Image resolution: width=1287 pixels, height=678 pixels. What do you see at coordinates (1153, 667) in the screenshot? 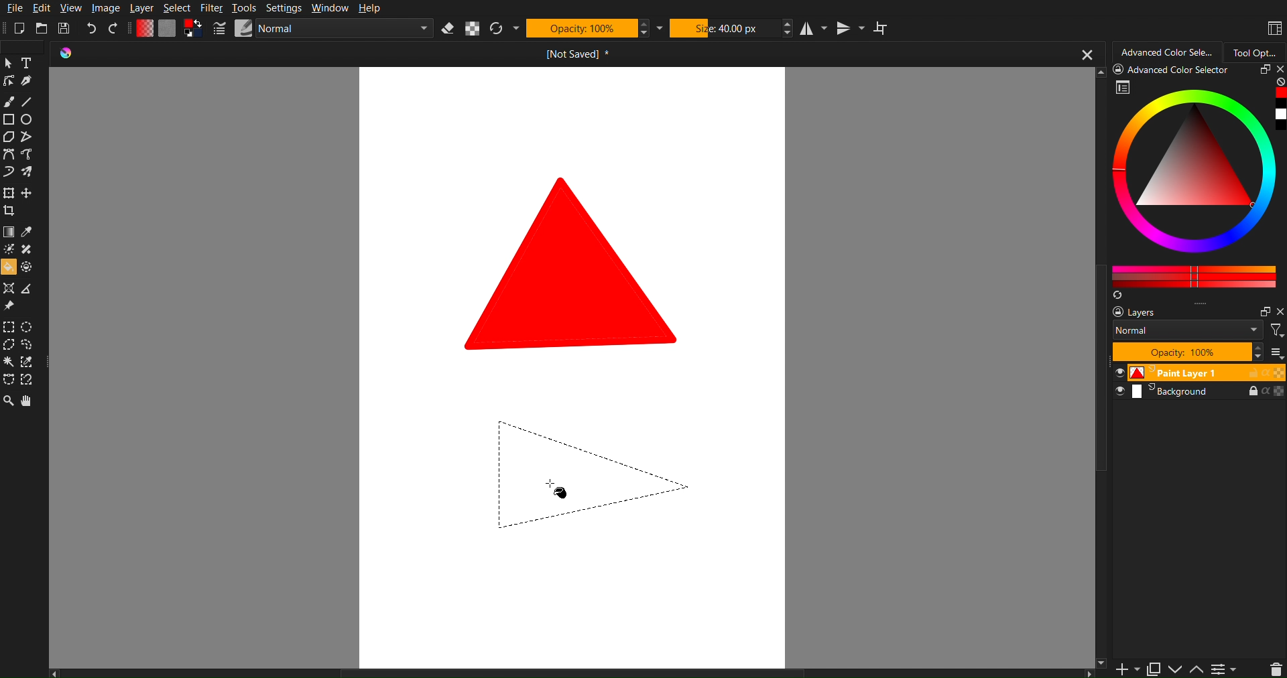
I see `Paste` at bounding box center [1153, 667].